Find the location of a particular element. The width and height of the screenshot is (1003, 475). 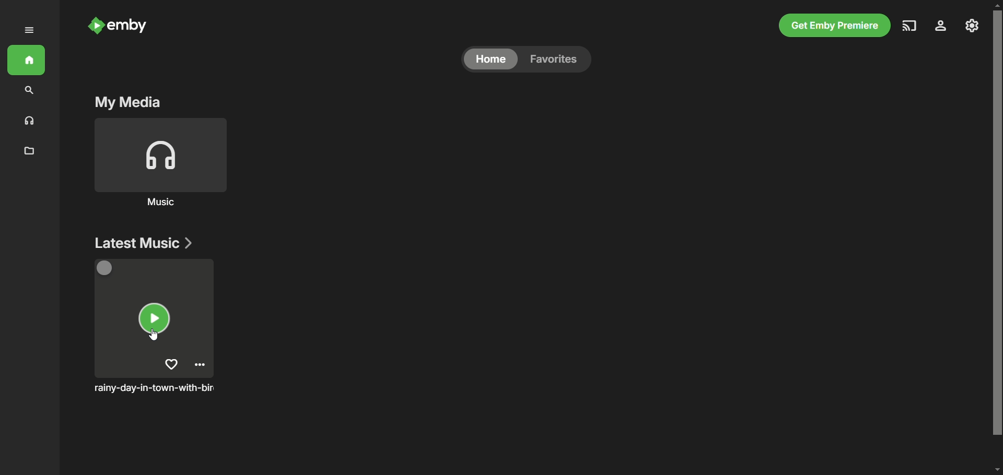

music is located at coordinates (28, 121).